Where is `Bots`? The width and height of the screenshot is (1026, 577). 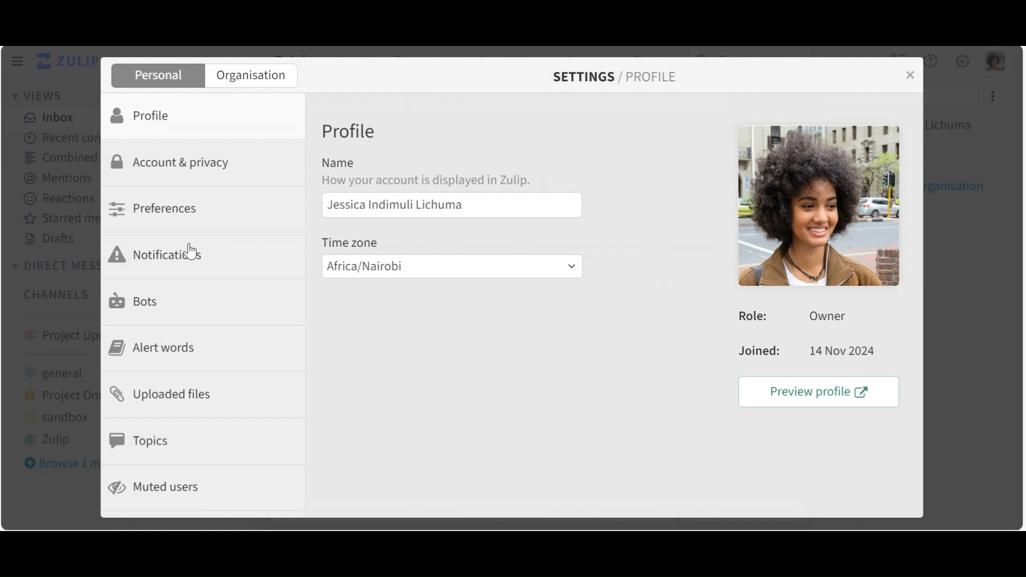
Bots is located at coordinates (136, 300).